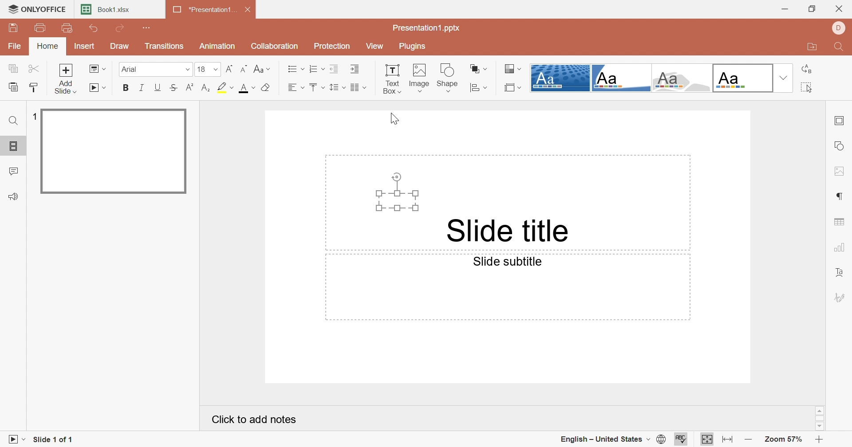 The image size is (852, 447). What do you see at coordinates (560, 78) in the screenshot?
I see `Dotted` at bounding box center [560, 78].